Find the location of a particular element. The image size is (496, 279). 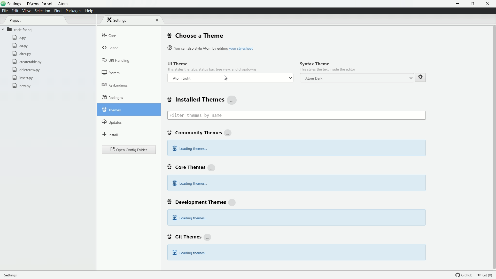

keybindings is located at coordinates (115, 85).